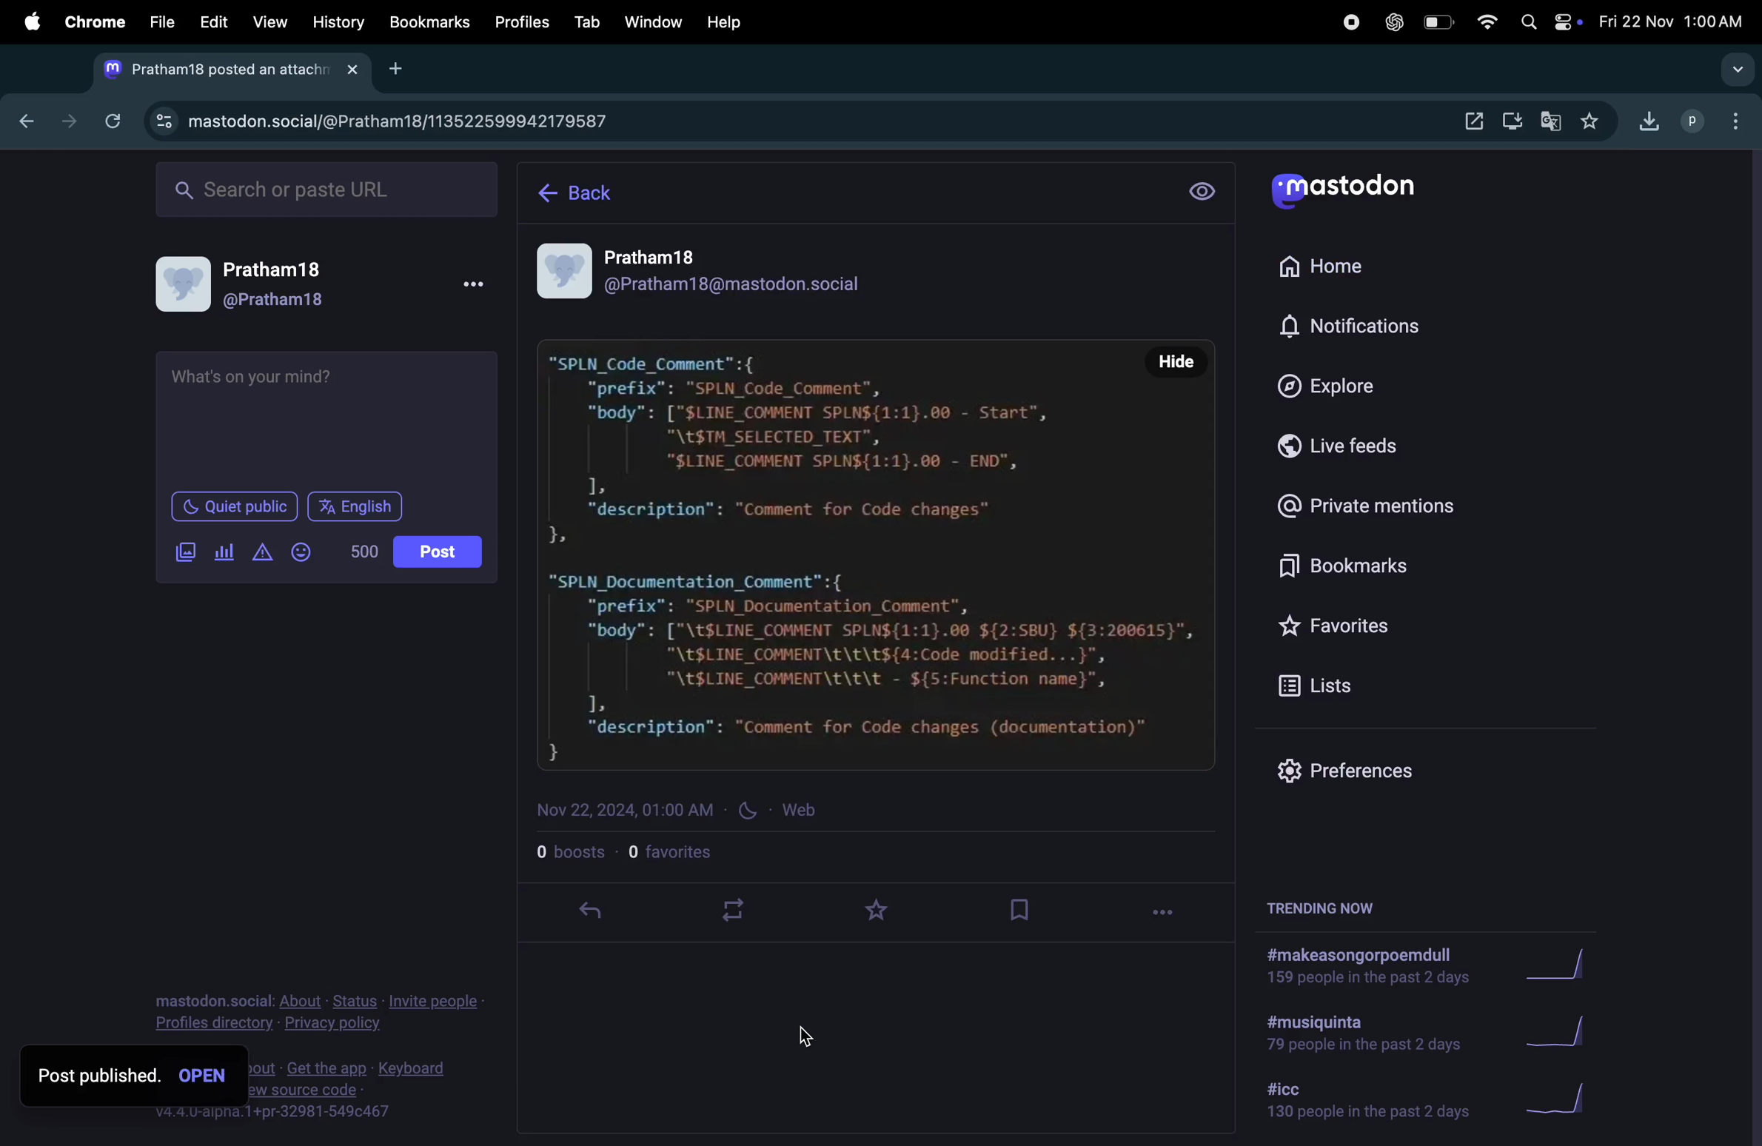 This screenshot has width=1762, height=1146. Describe the element at coordinates (1393, 565) in the screenshot. I see `bookmarks` at that location.